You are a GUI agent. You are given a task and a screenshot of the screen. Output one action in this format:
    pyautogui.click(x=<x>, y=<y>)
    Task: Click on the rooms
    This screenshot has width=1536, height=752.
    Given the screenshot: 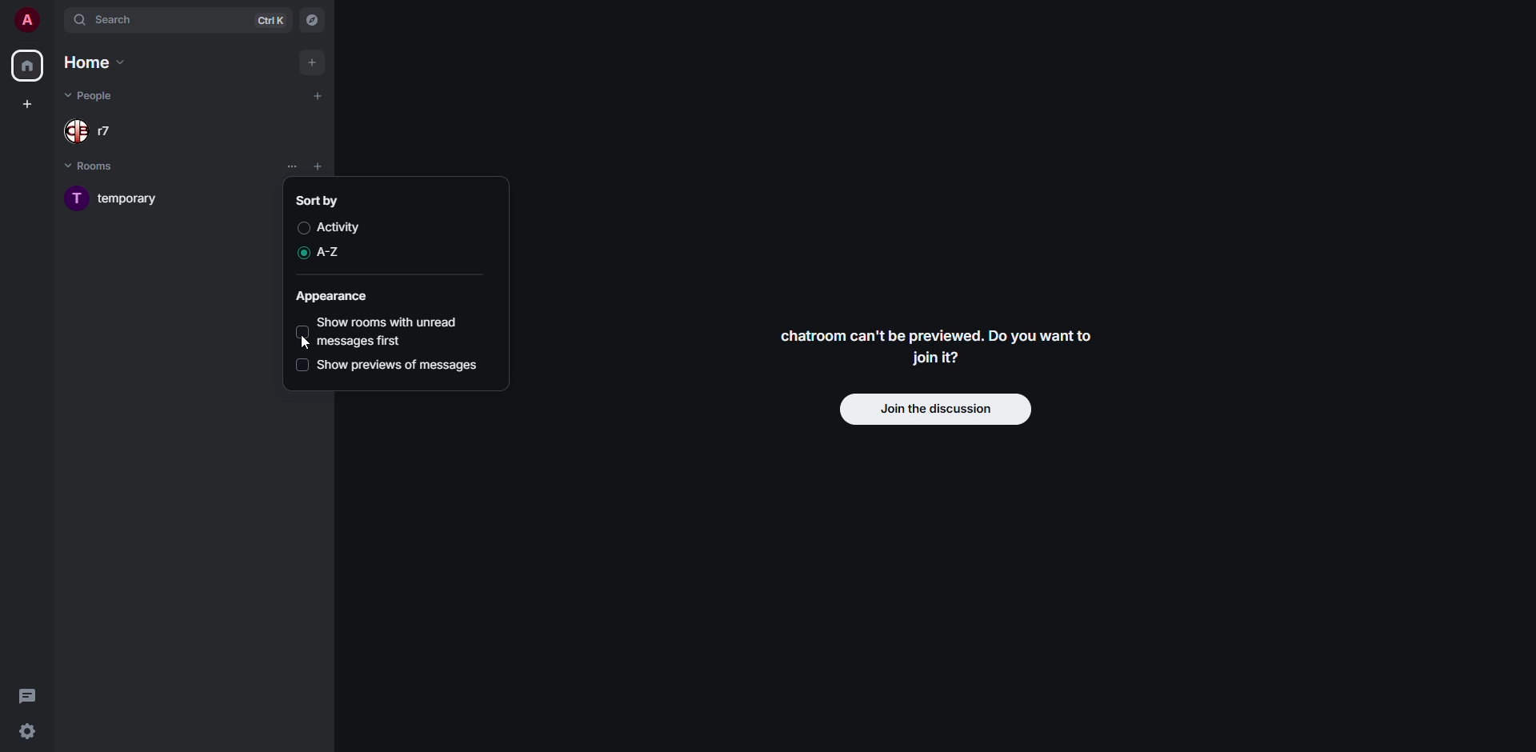 What is the action you would take?
    pyautogui.click(x=92, y=165)
    